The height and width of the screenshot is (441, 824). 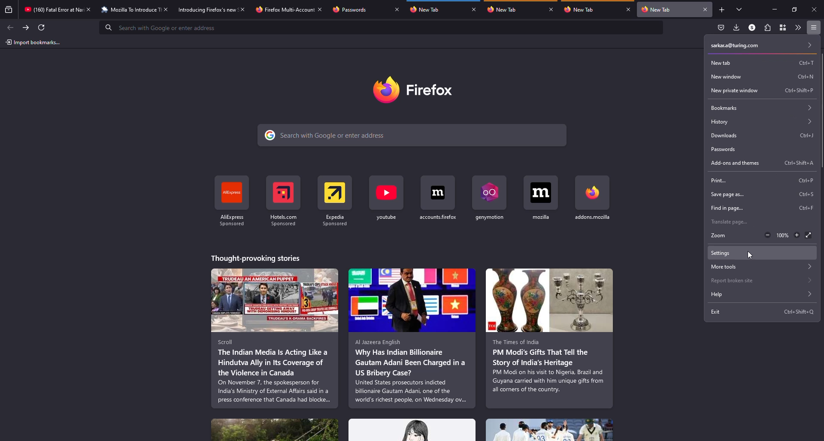 I want to click on shortcut, so click(x=387, y=200).